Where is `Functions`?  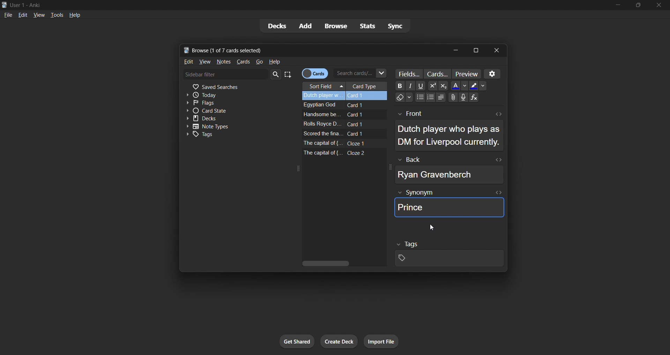 Functions is located at coordinates (474, 98).